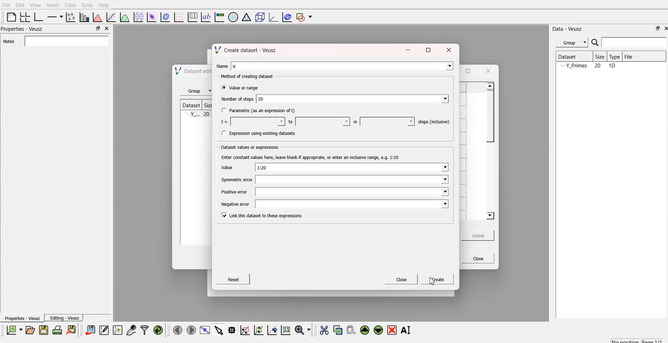  I want to click on \/ Create dataset - Veusz, so click(251, 50).